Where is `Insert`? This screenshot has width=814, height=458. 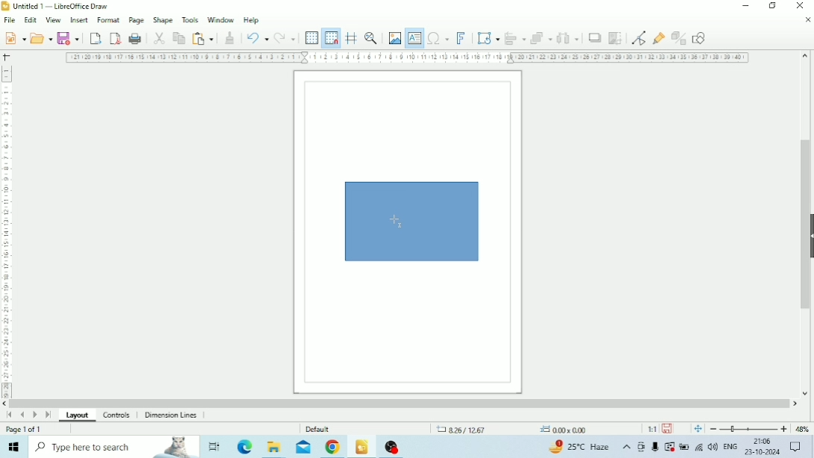 Insert is located at coordinates (79, 19).